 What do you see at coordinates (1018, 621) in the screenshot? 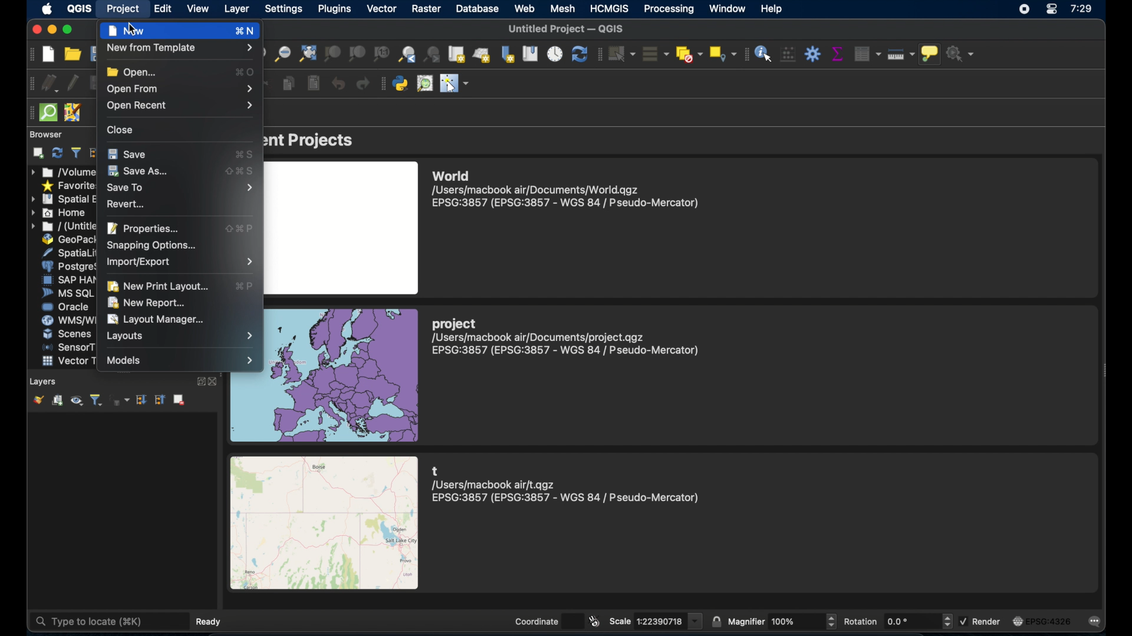
I see `image` at bounding box center [1018, 621].